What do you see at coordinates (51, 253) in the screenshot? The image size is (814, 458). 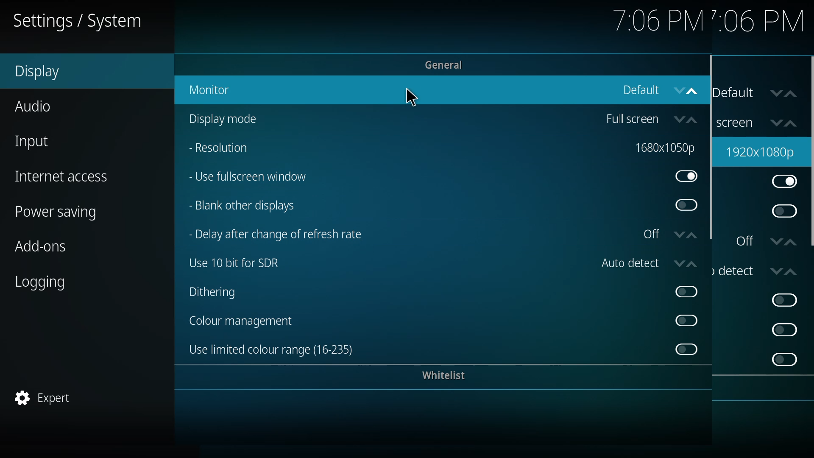 I see `add-ons` at bounding box center [51, 253].